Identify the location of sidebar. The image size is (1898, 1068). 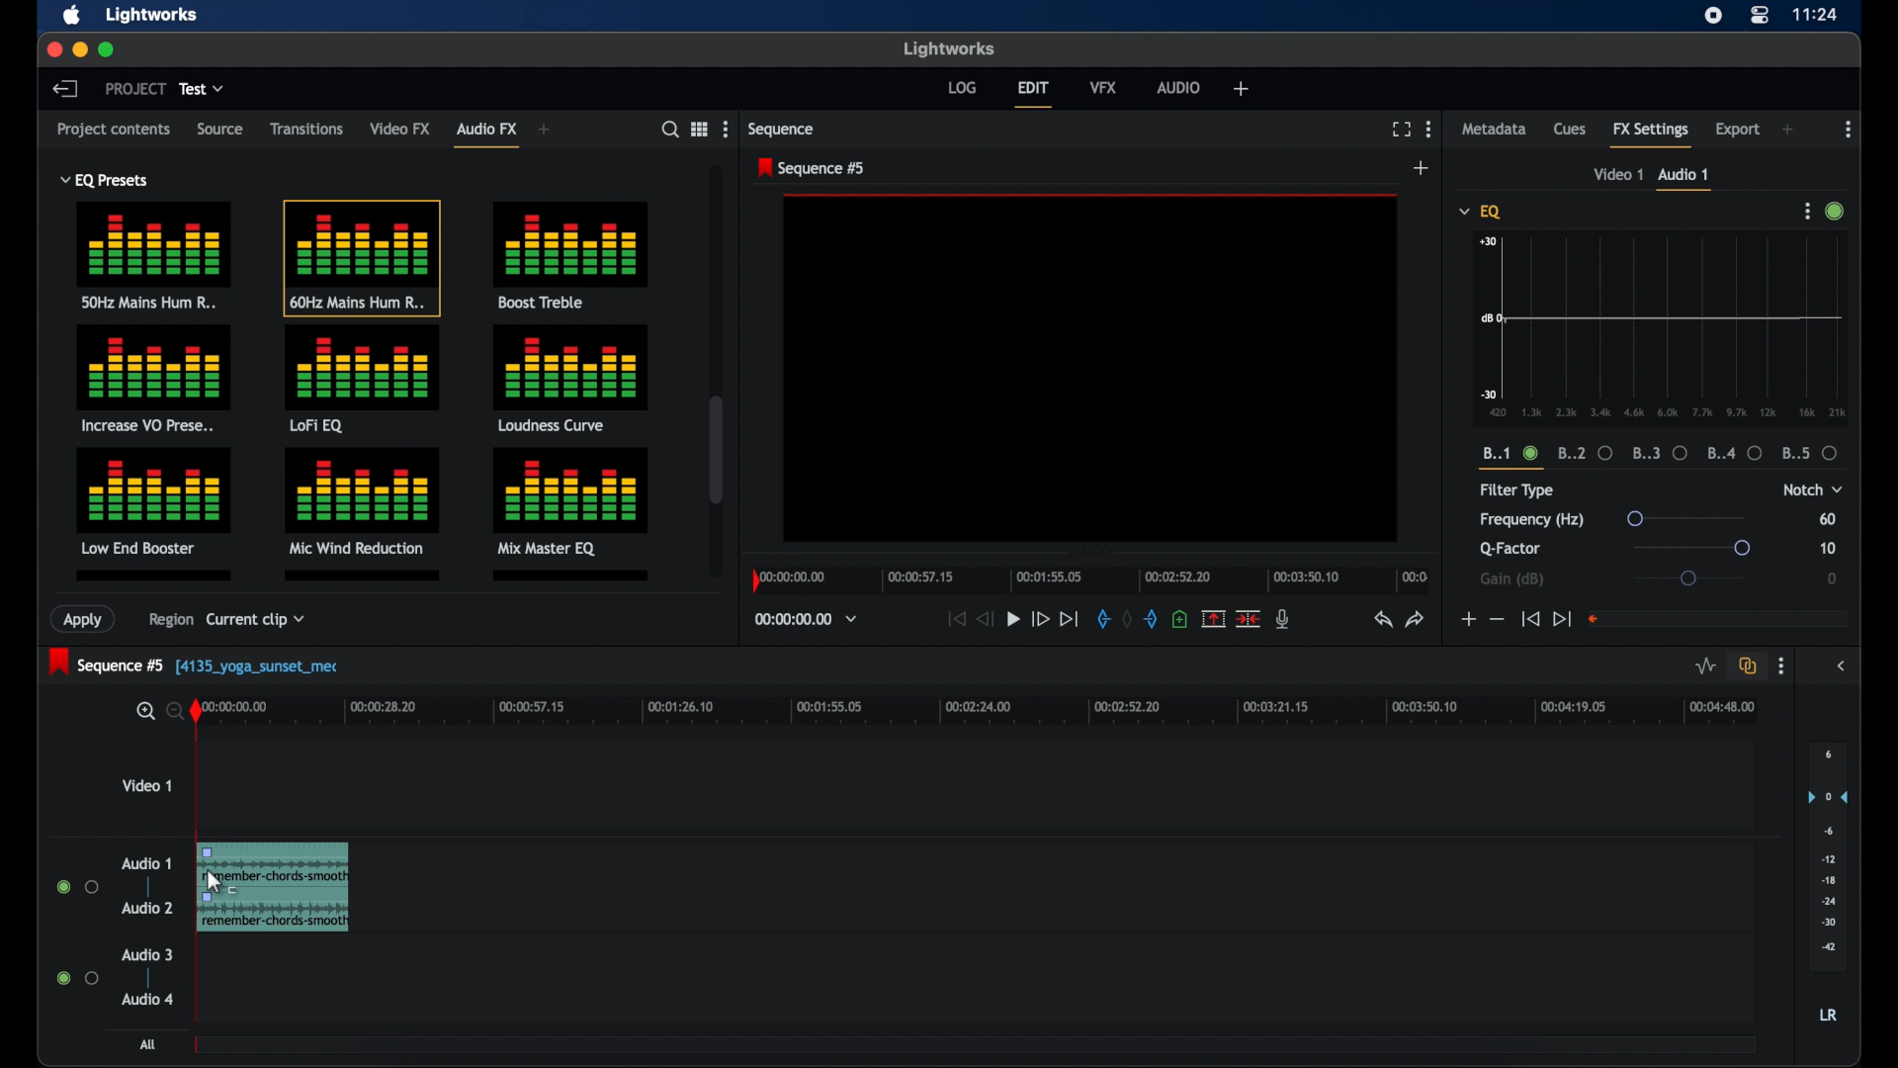
(1843, 666).